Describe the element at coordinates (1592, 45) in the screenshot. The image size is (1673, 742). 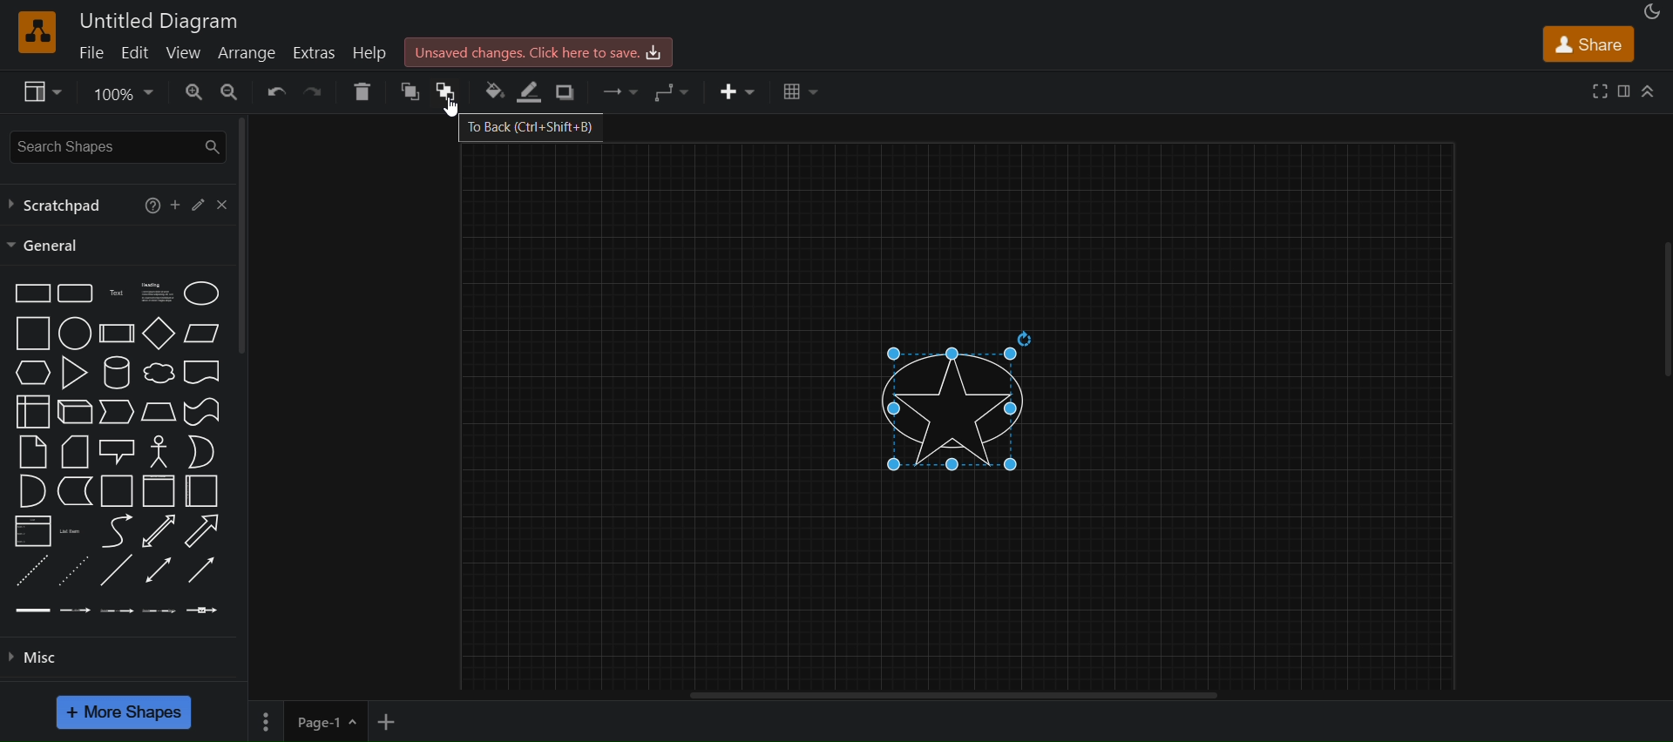
I see `share` at that location.